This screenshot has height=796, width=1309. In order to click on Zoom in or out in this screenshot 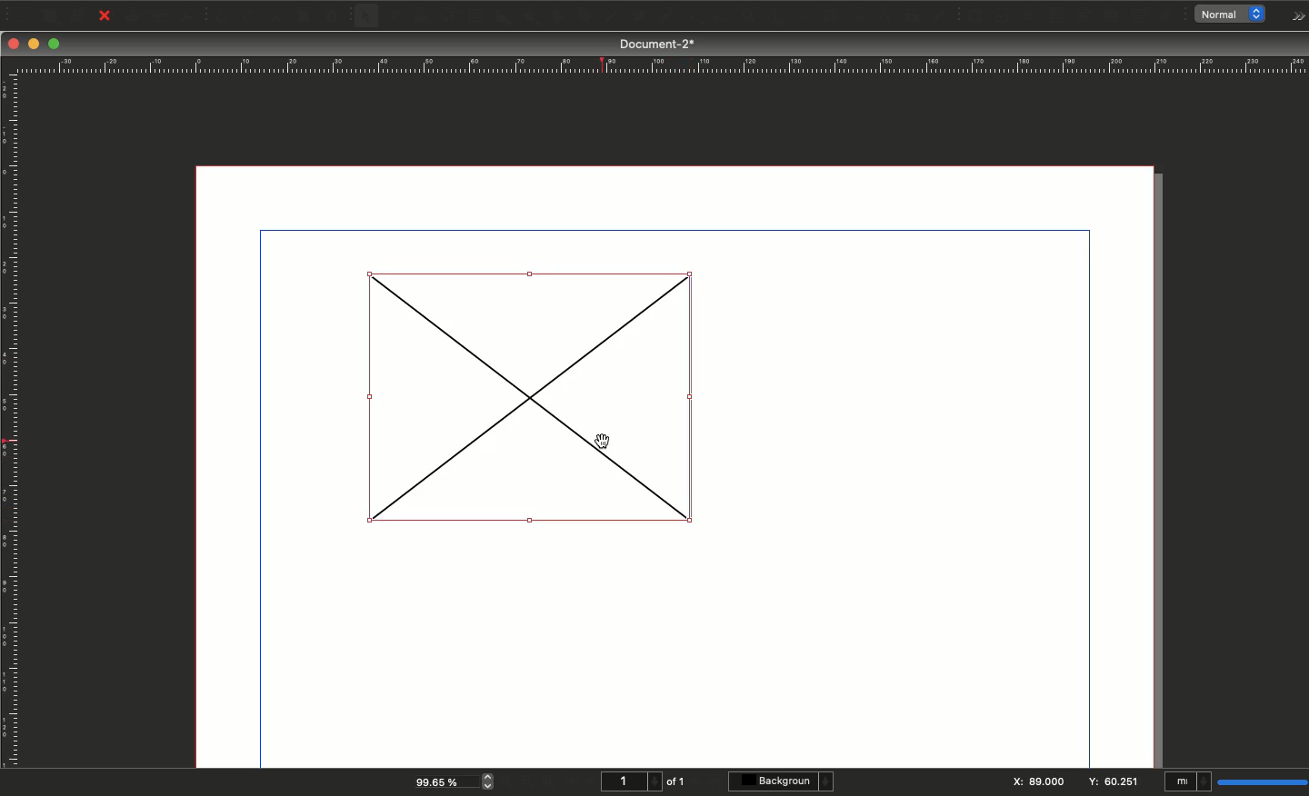, I will do `click(723, 18)`.